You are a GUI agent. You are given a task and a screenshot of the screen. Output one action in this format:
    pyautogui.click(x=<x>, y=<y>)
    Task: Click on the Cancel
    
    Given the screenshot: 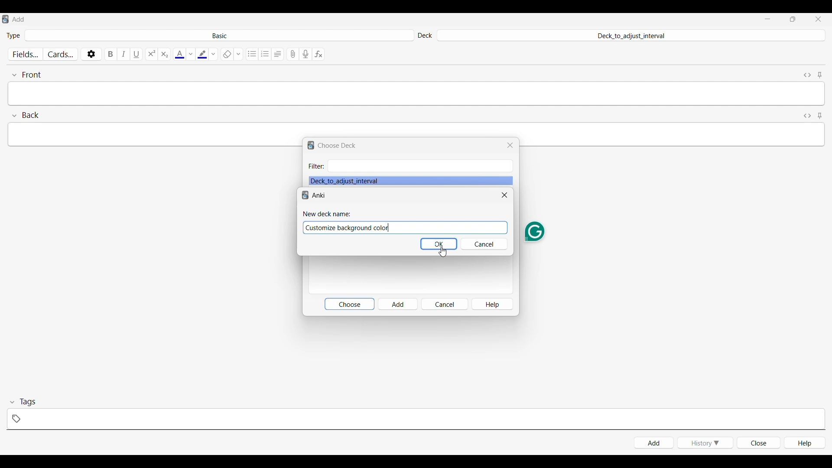 What is the action you would take?
    pyautogui.click(x=485, y=244)
    